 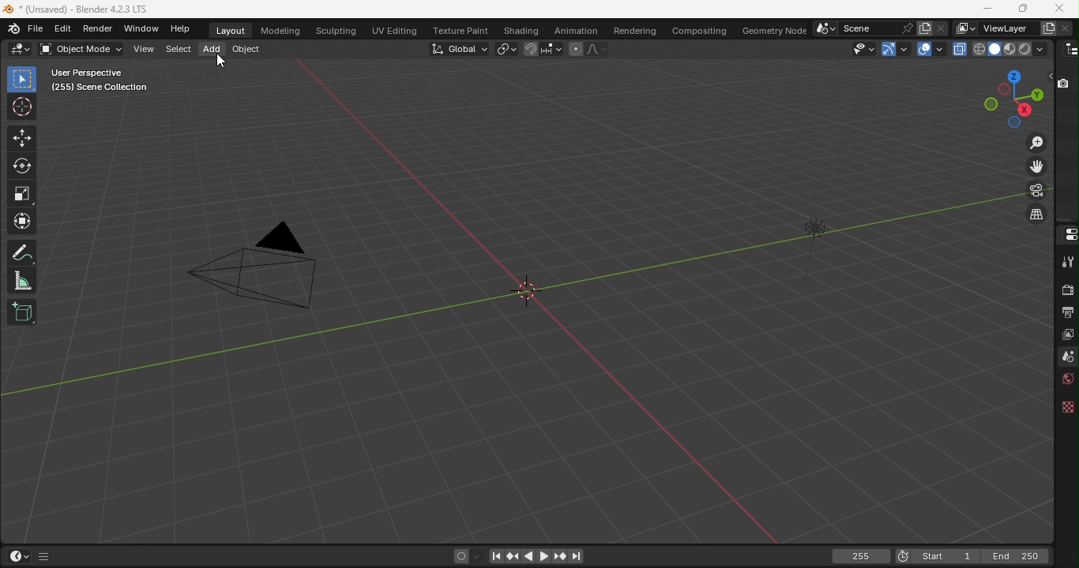 I want to click on Transforming pivot point, so click(x=506, y=48).